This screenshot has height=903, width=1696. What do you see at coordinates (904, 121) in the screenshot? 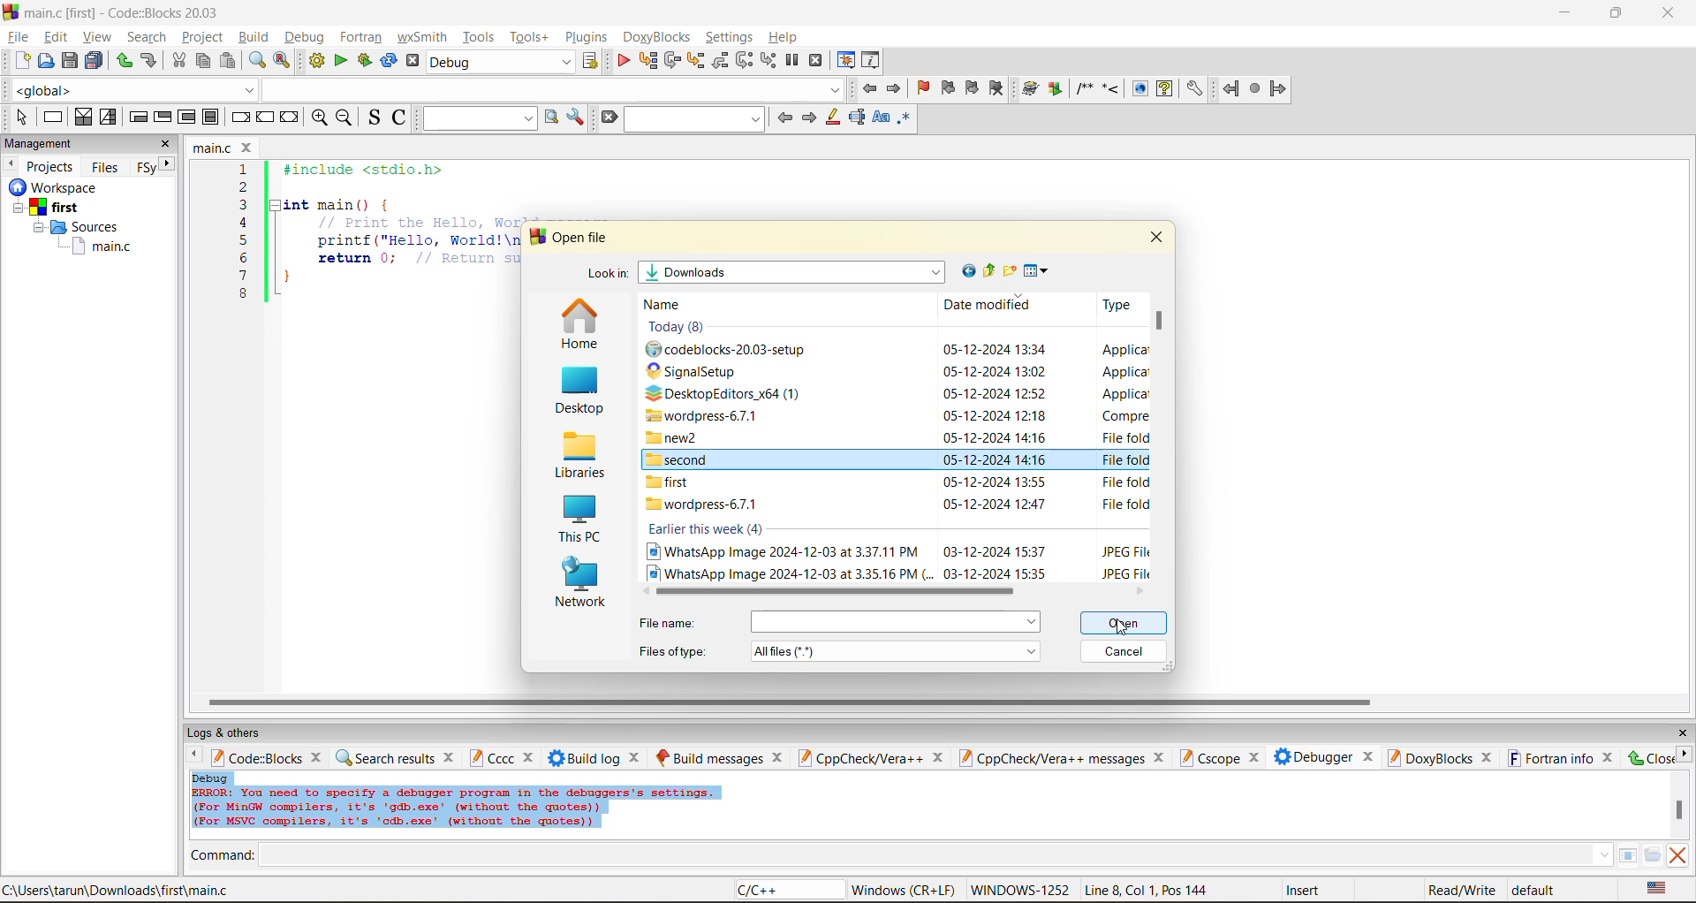
I see `use regex` at bounding box center [904, 121].